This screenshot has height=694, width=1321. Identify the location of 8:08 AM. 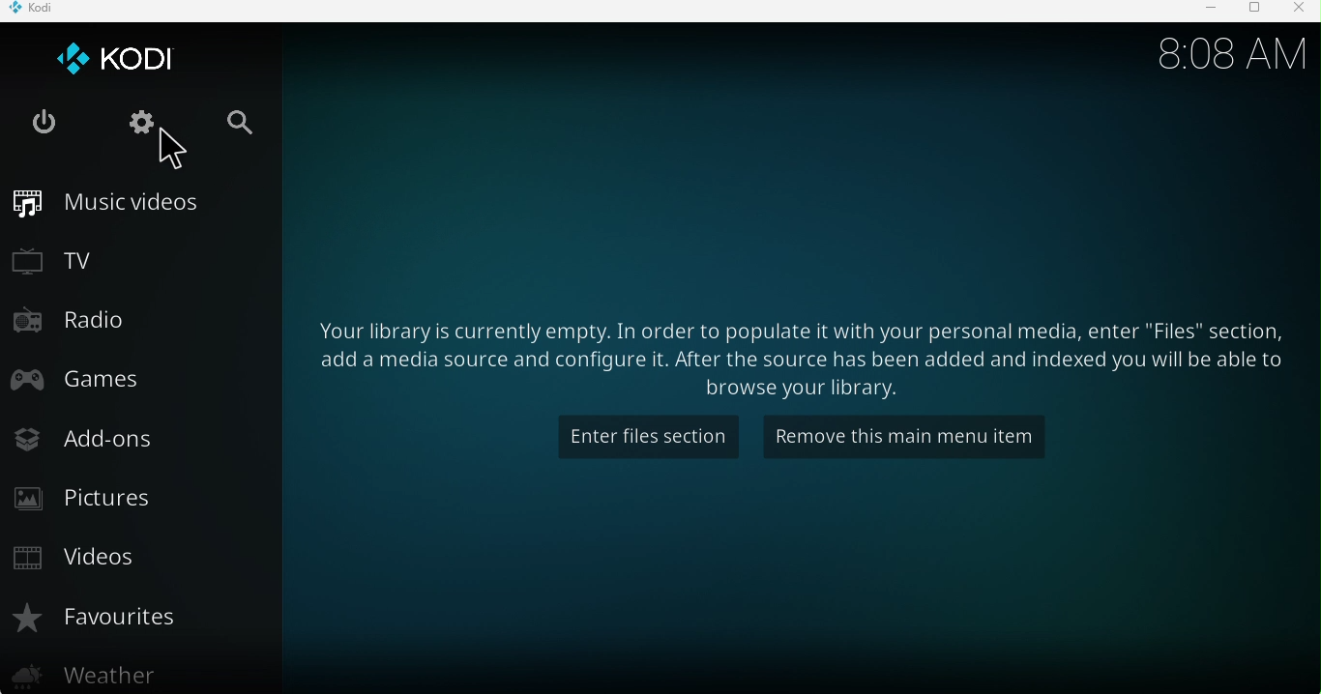
(1235, 58).